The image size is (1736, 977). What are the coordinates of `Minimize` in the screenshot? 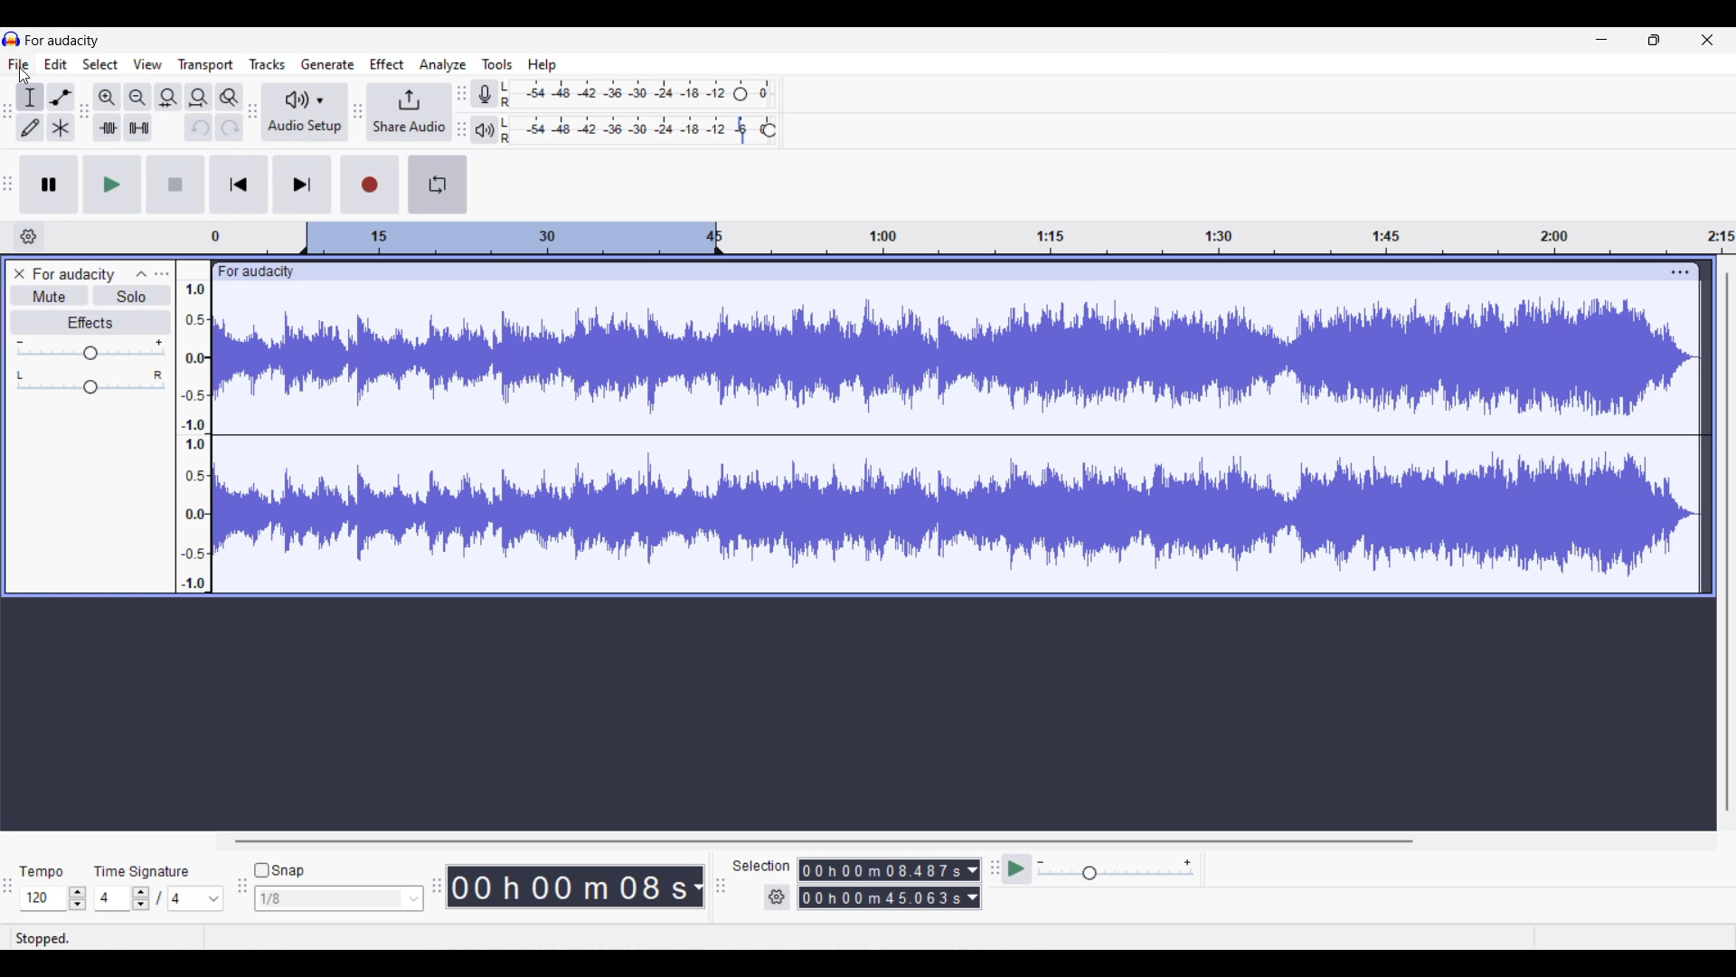 It's located at (1601, 40).